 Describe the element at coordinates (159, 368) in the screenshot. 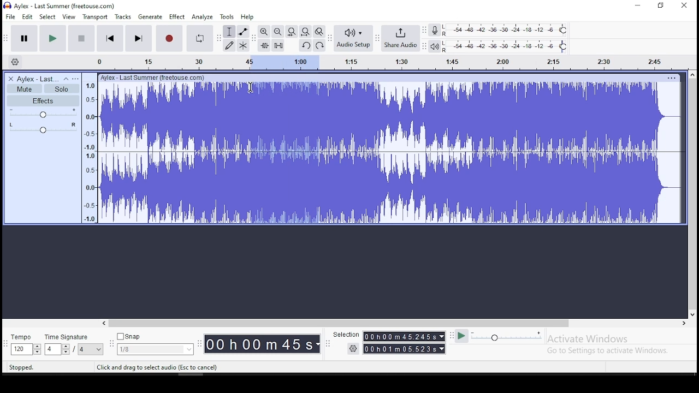

I see `Chick and drag to select audio 9esc to cancel0` at that location.